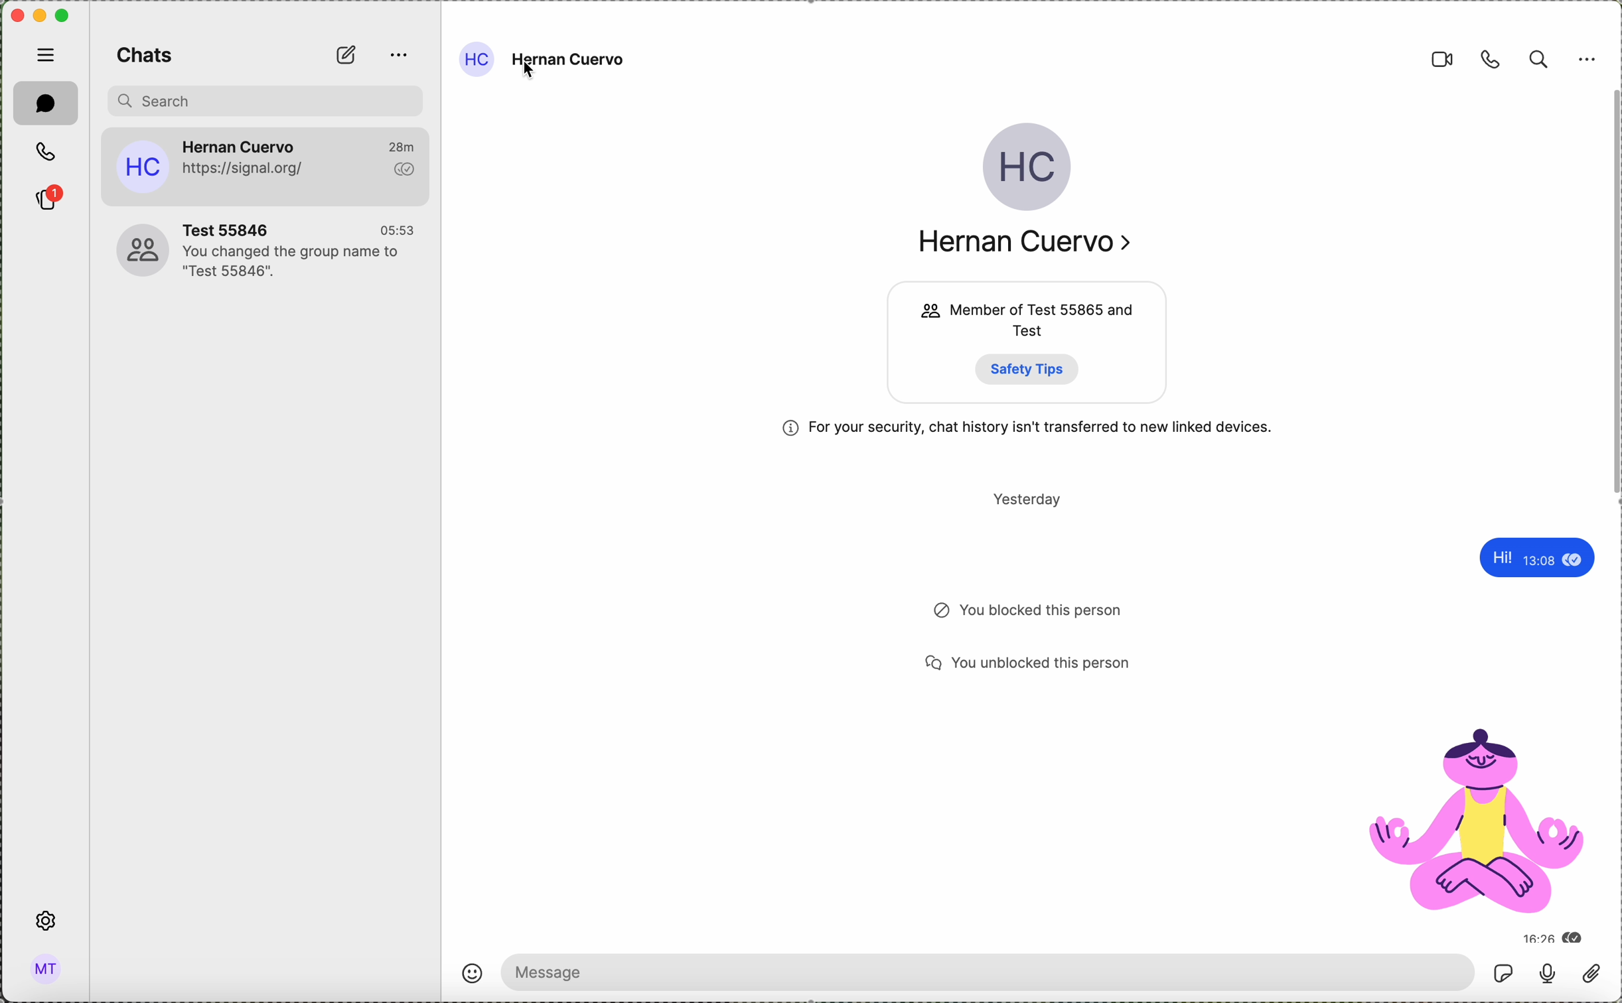  I want to click on Test 55846, so click(234, 226).